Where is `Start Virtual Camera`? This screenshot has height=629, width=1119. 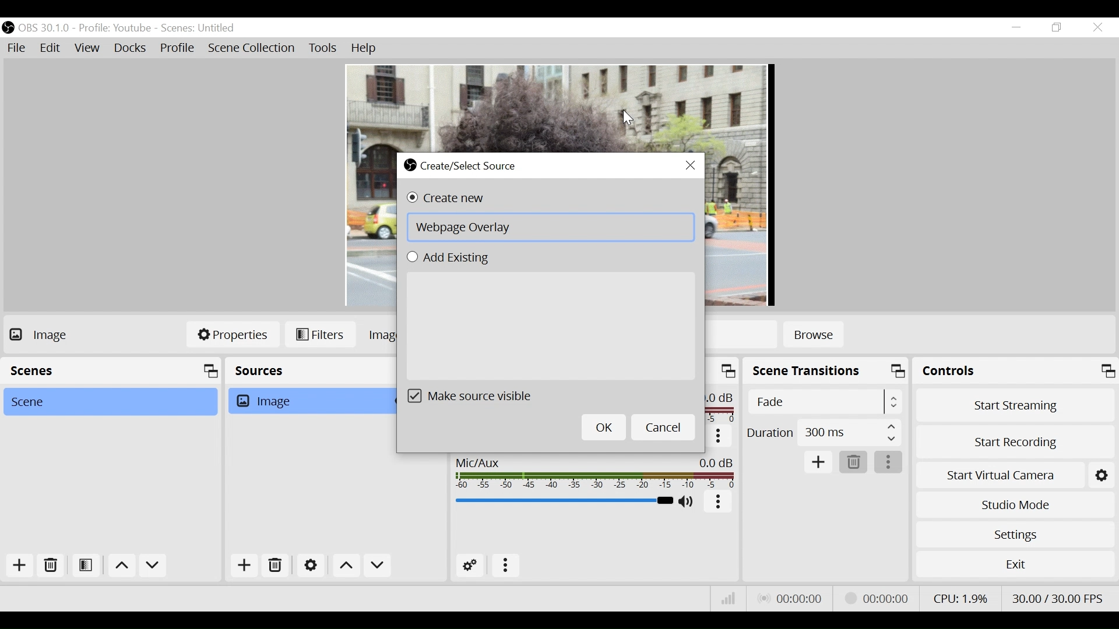 Start Virtual Camera is located at coordinates (999, 476).